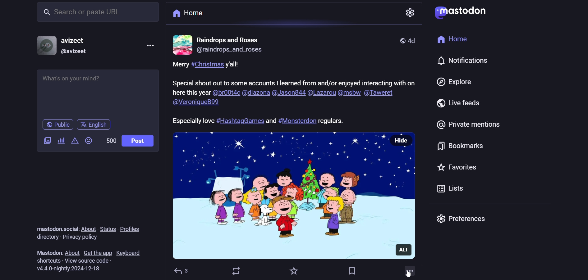 The width and height of the screenshot is (588, 280). Describe the element at coordinates (449, 40) in the screenshot. I see `home` at that location.